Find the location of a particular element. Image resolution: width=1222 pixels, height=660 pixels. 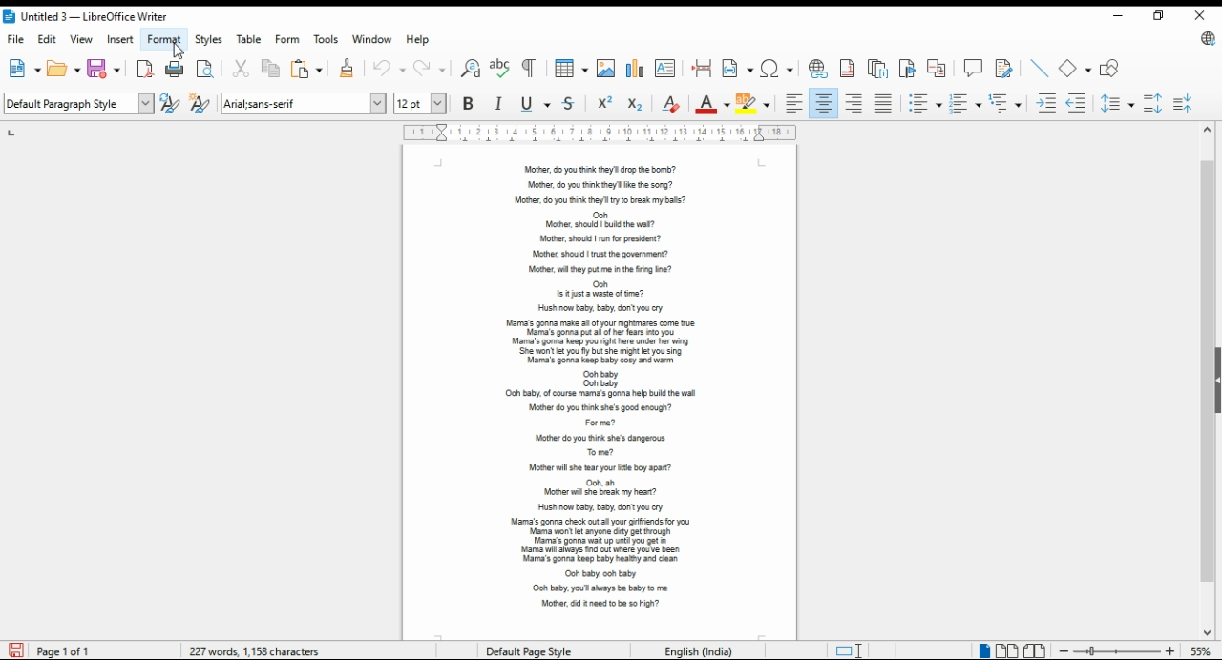

show track changes functions is located at coordinates (1004, 69).